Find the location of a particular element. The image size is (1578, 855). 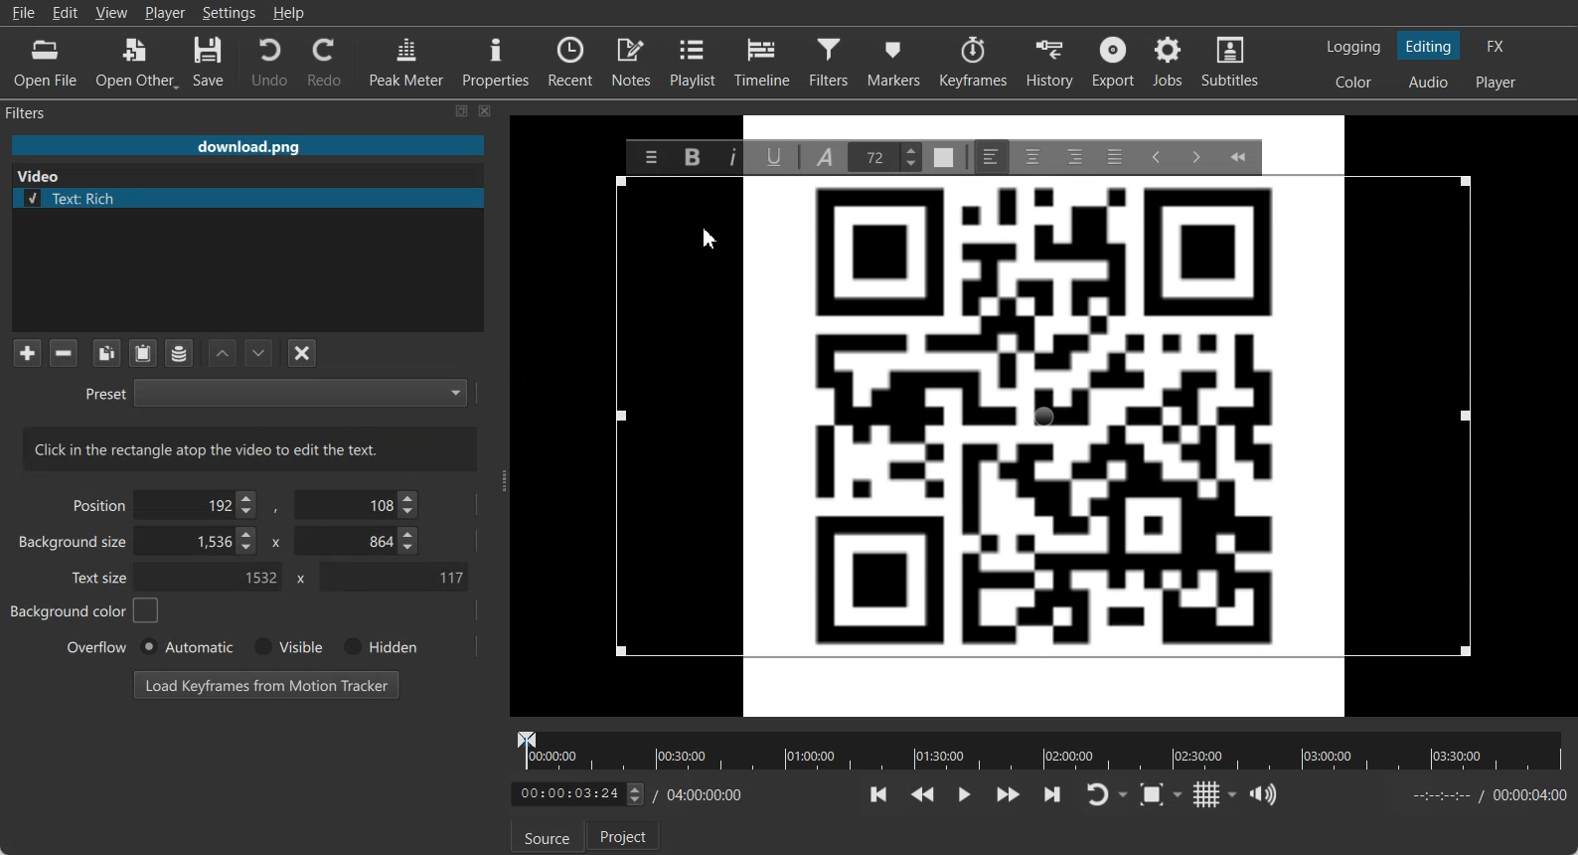

Close is located at coordinates (486, 110).